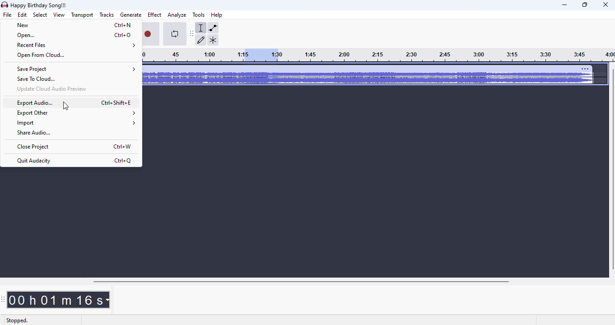 The width and height of the screenshot is (615, 325). I want to click on open, so click(27, 36).